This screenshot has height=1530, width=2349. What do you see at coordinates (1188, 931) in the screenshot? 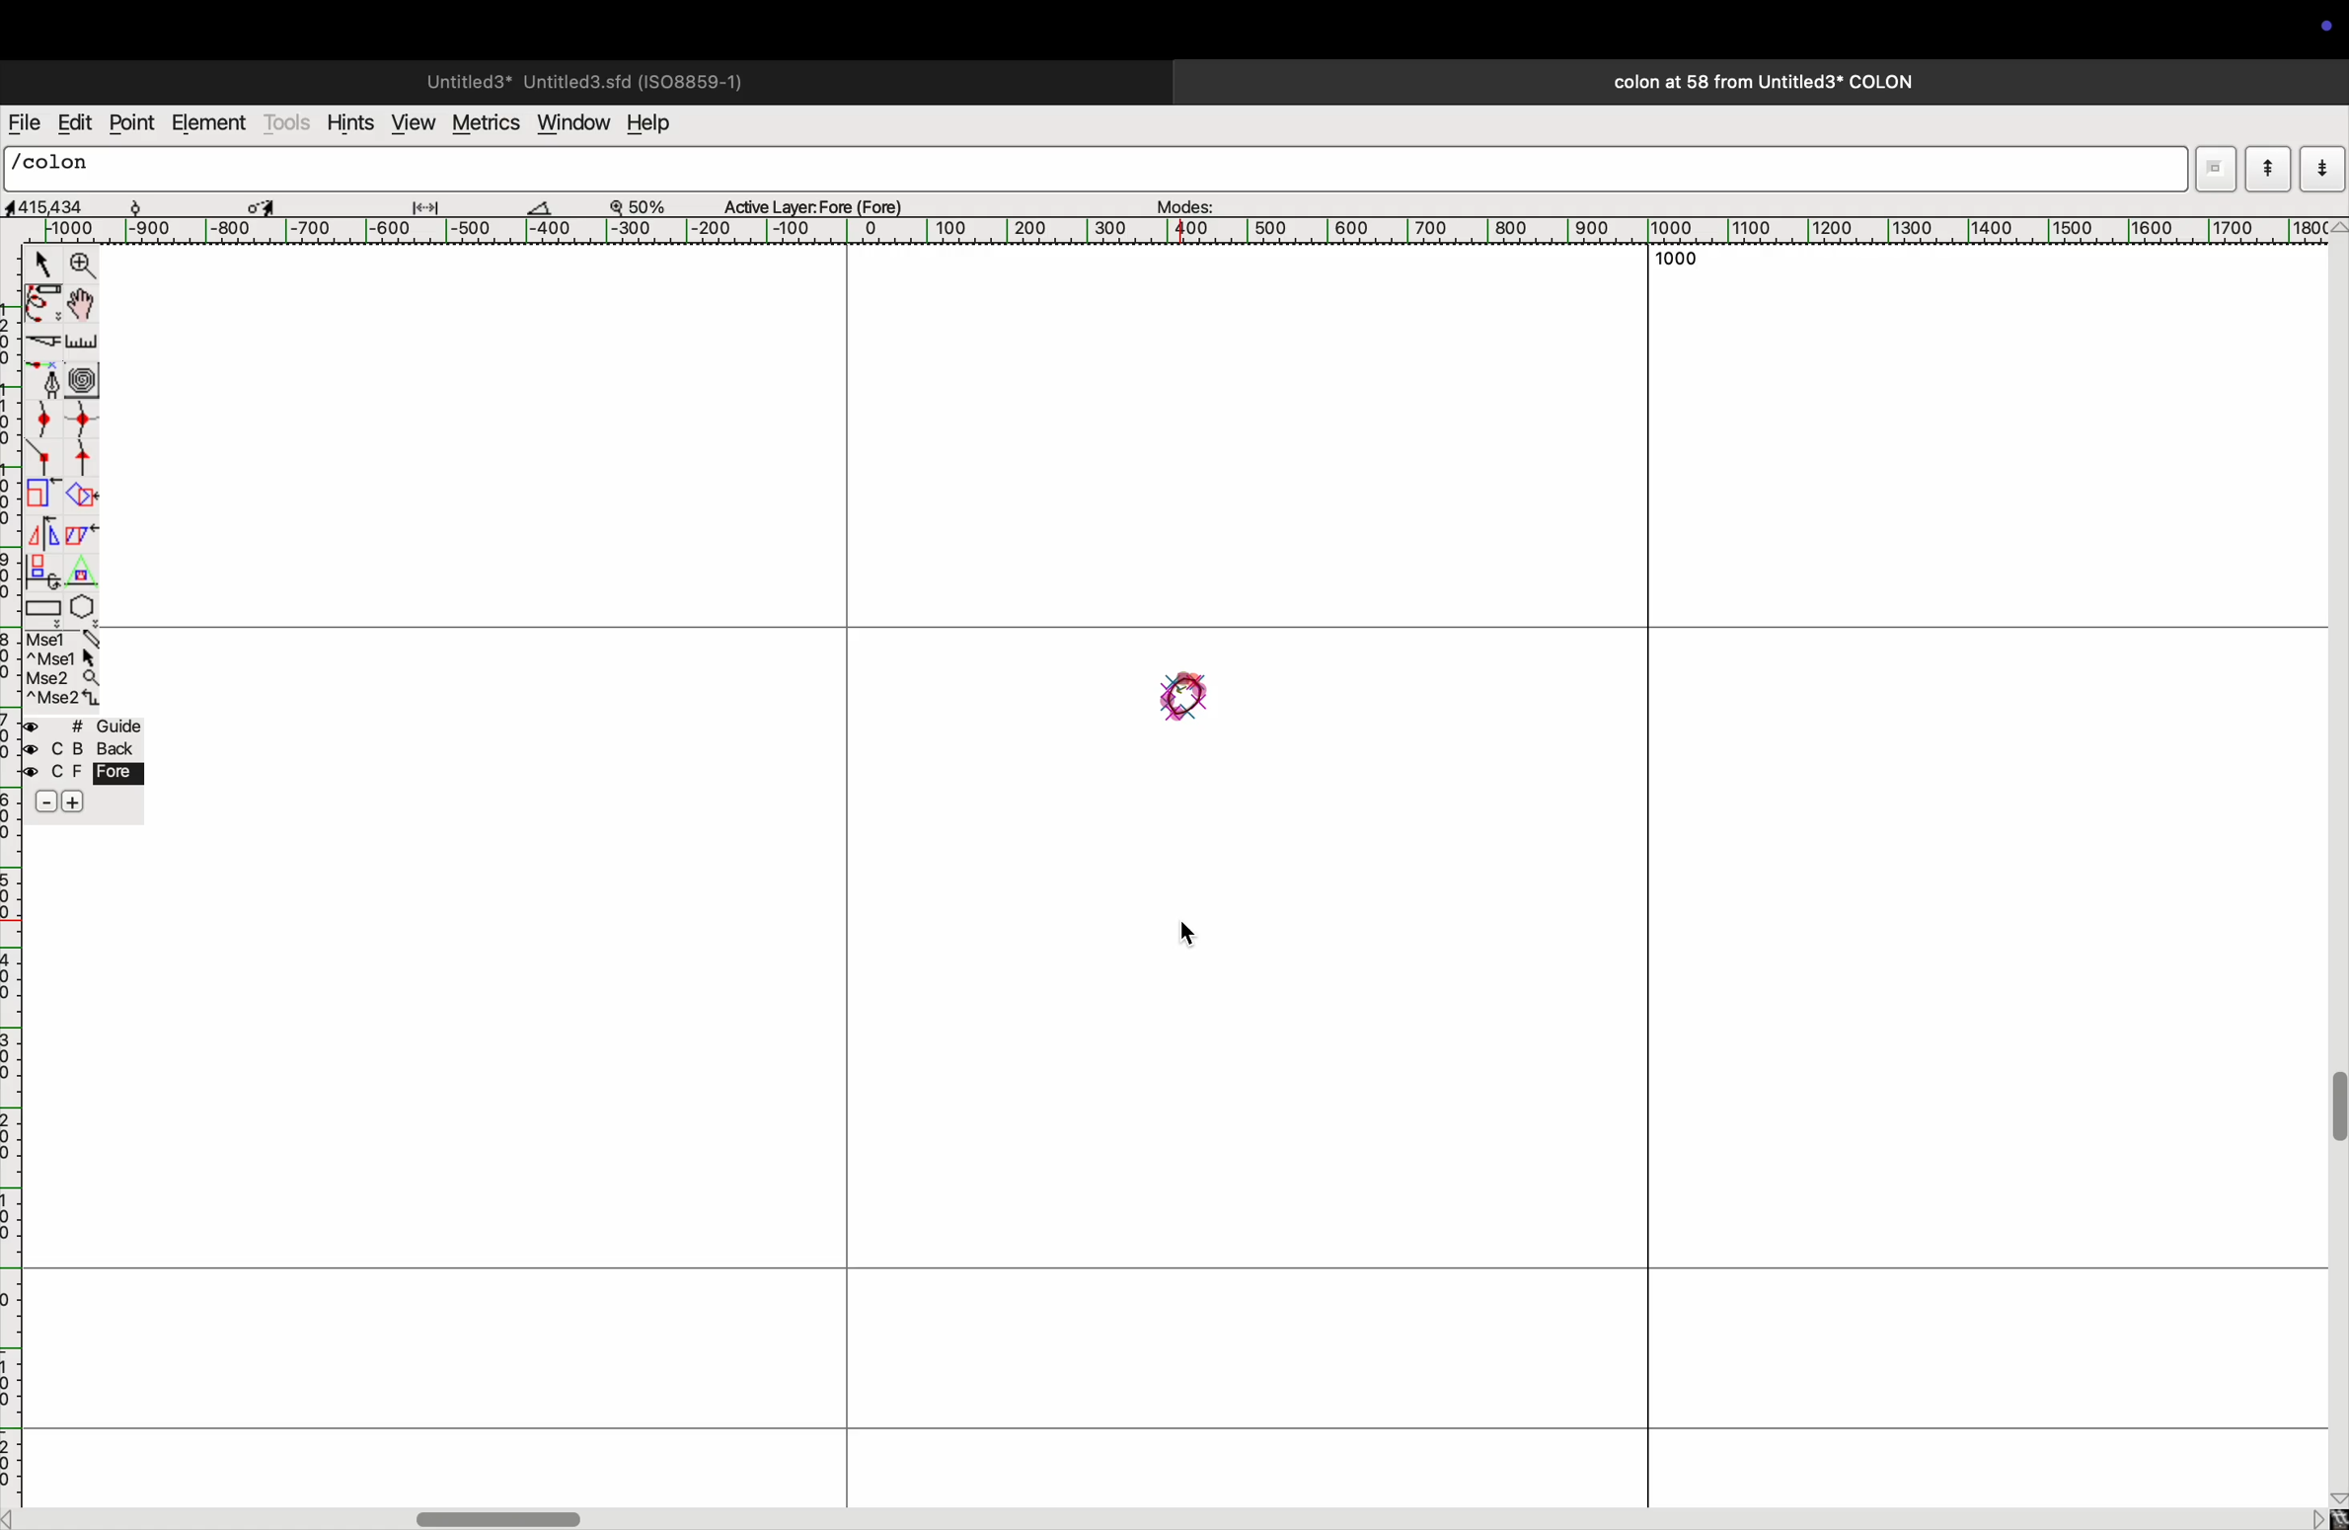
I see `cursor` at bounding box center [1188, 931].